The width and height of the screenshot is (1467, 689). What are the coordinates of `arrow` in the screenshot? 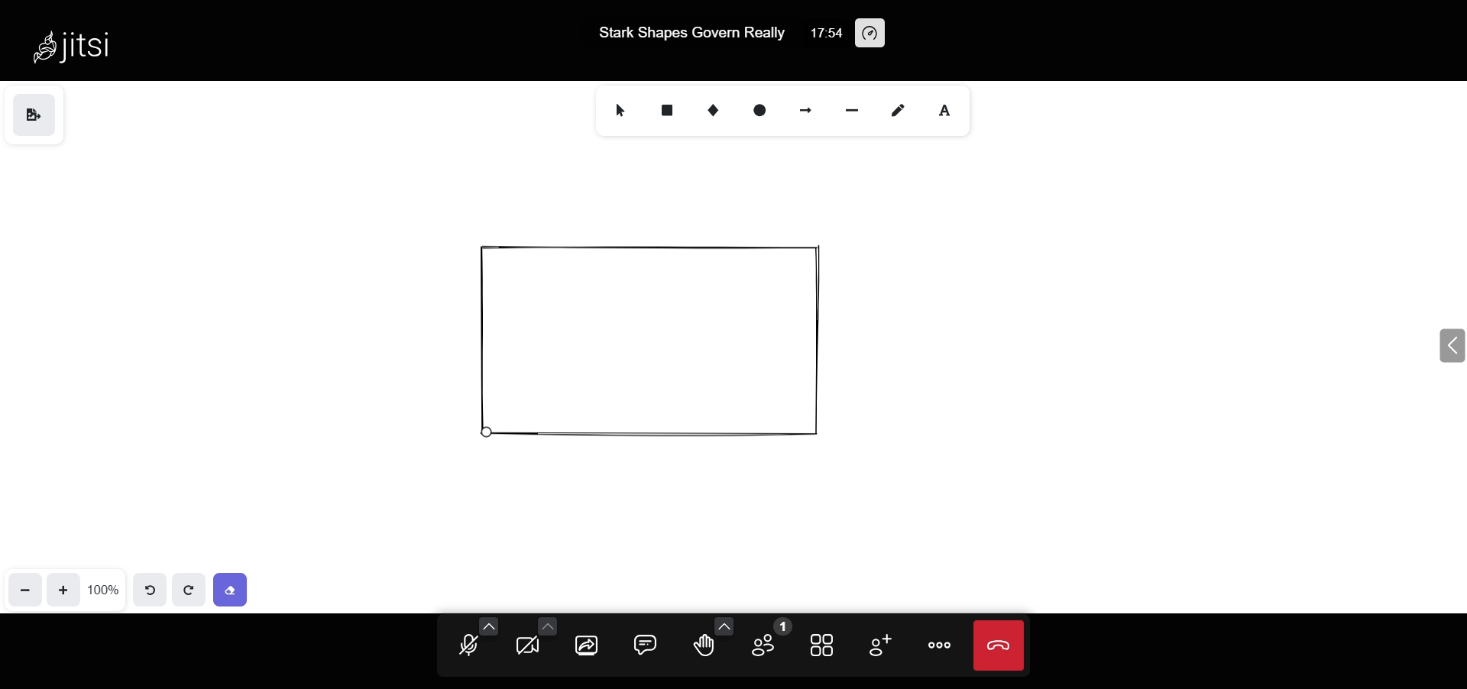 It's located at (807, 111).